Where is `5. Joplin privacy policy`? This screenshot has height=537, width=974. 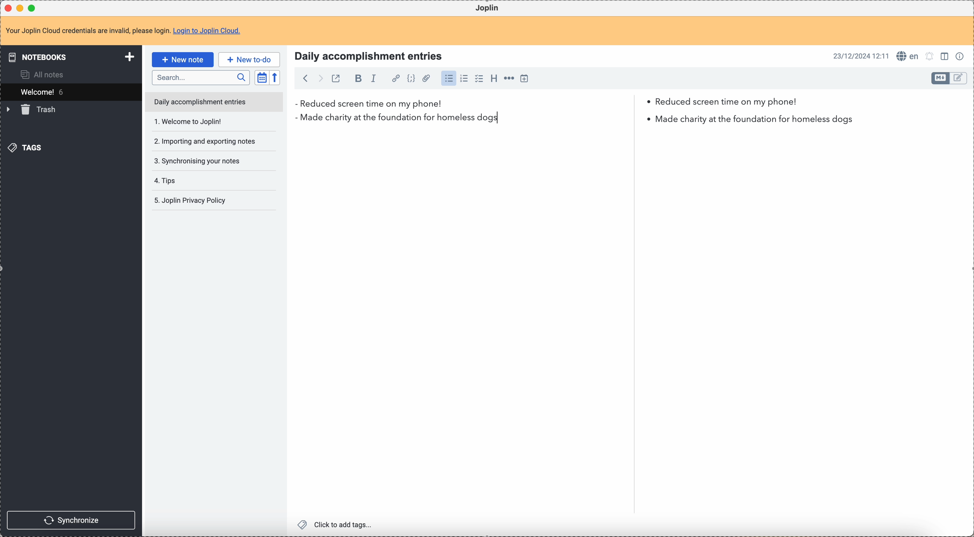
5. Joplin privacy policy is located at coordinates (191, 201).